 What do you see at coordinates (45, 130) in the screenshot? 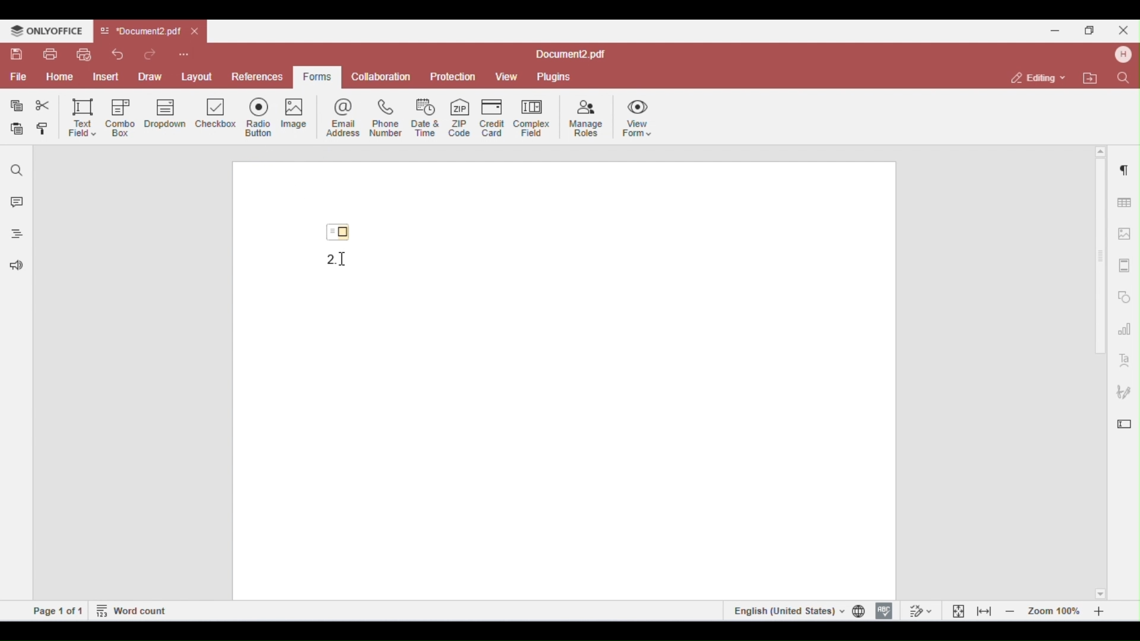
I see `copy style` at bounding box center [45, 130].